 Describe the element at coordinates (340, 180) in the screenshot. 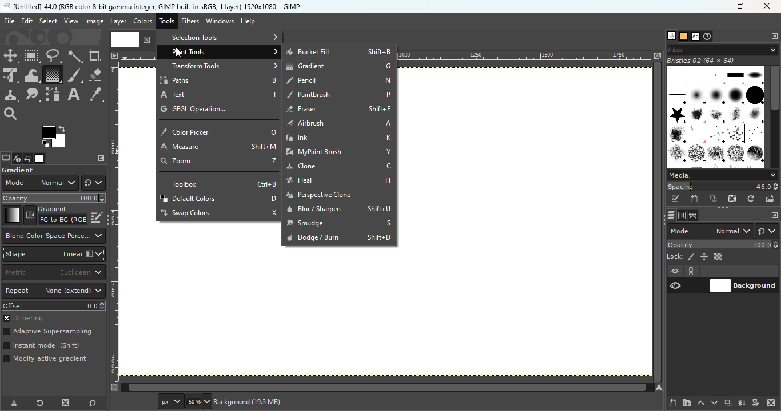

I see `Heal` at that location.